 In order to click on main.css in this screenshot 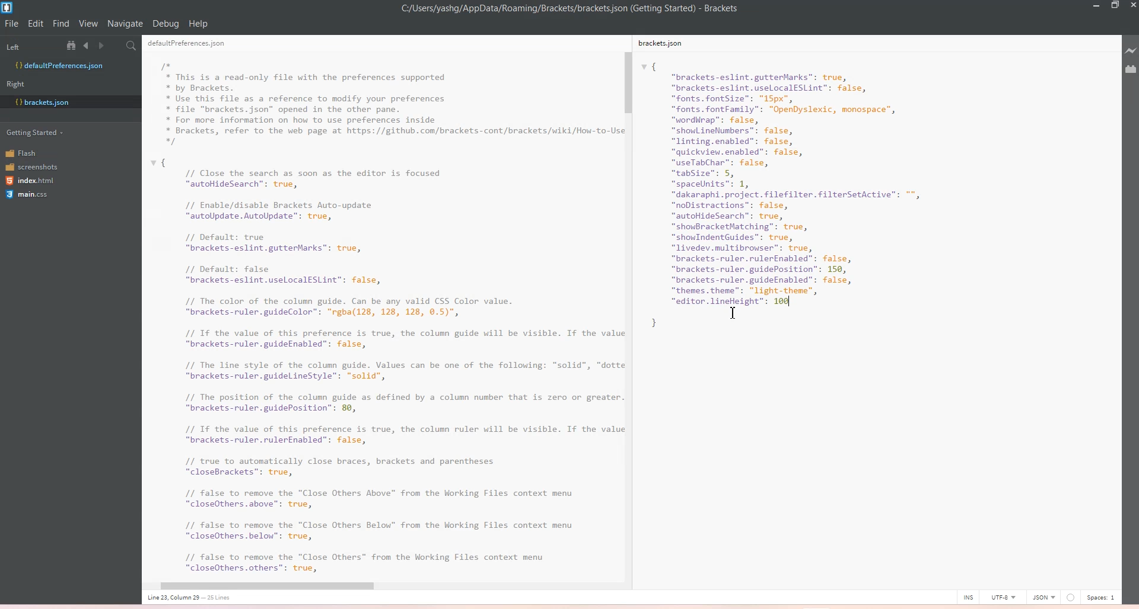, I will do `click(29, 196)`.